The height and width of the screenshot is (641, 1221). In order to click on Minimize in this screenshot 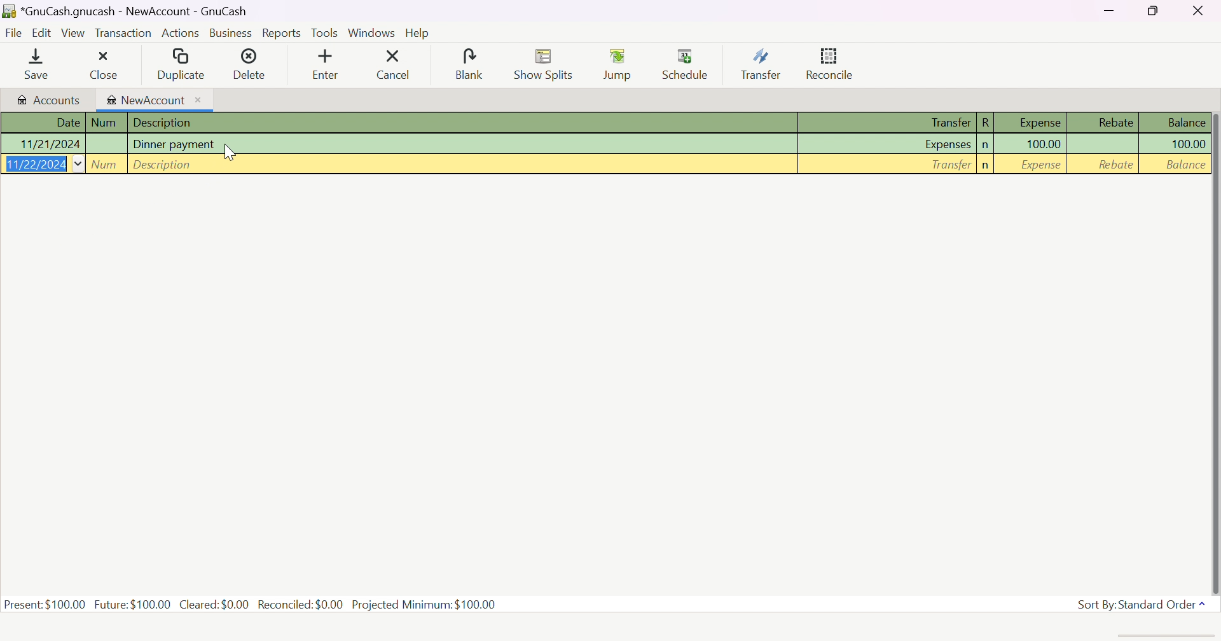, I will do `click(1108, 9)`.